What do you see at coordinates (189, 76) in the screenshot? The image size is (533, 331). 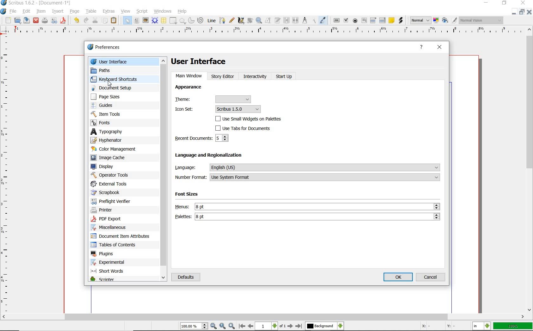 I see `main window` at bounding box center [189, 76].